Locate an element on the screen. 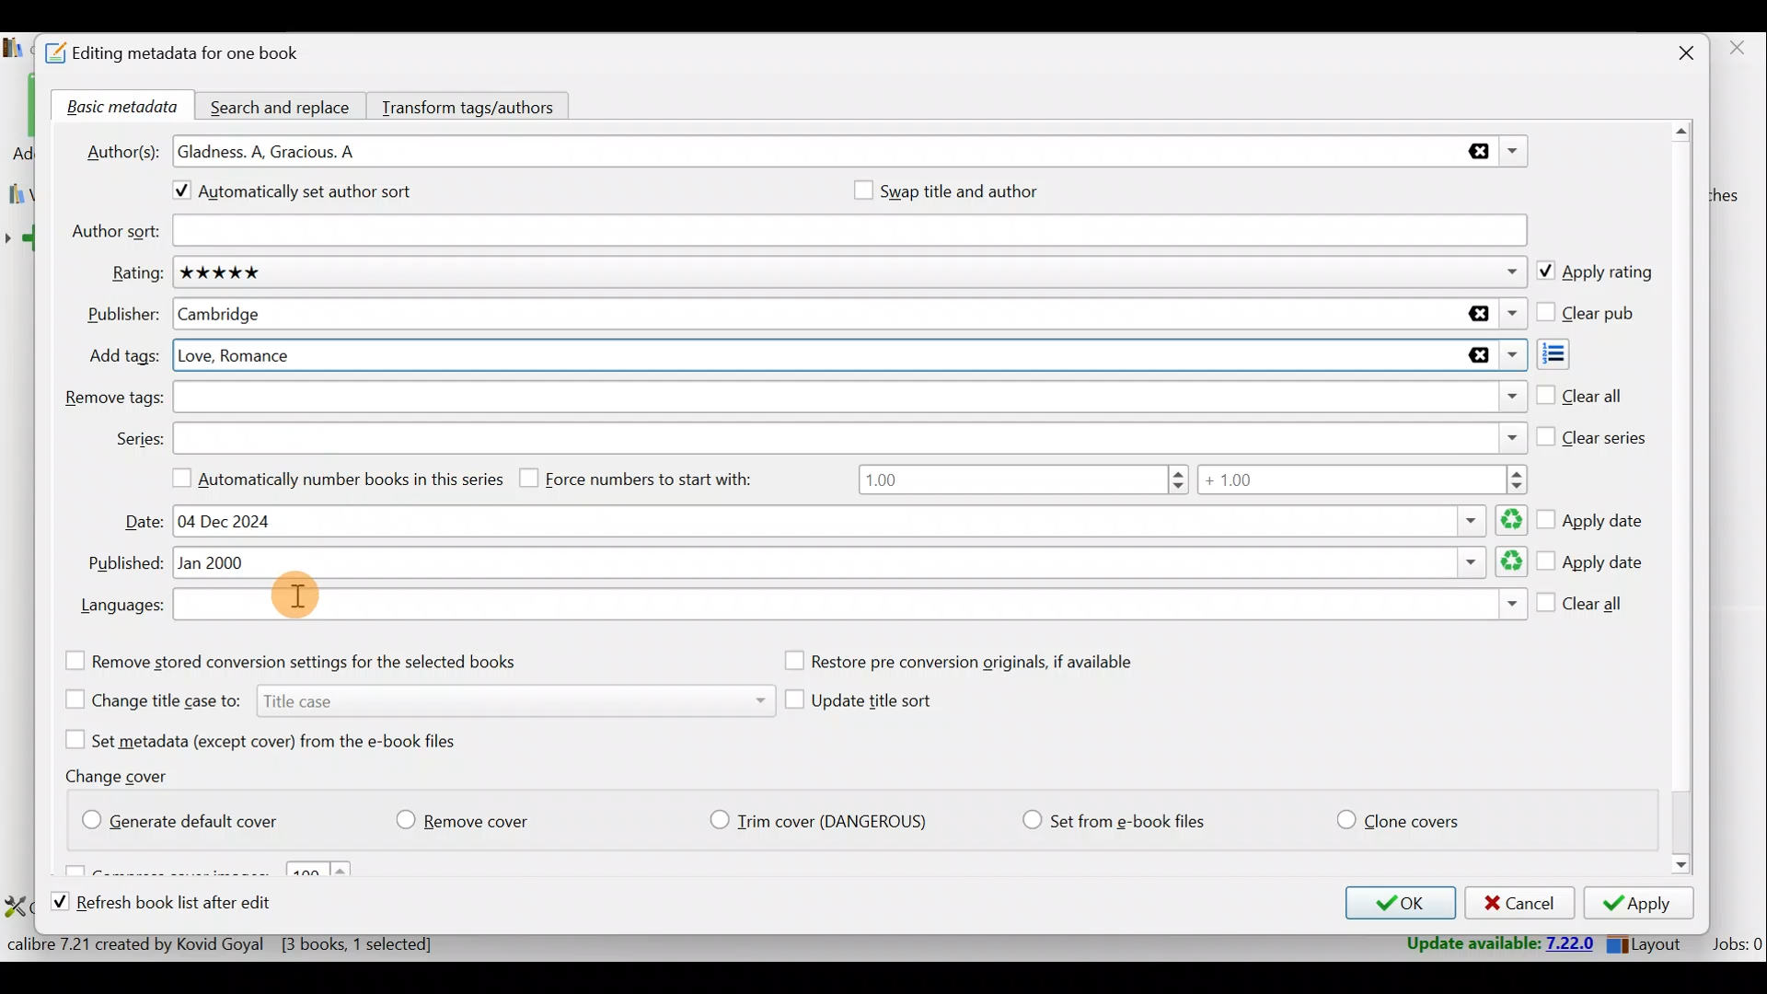  Close is located at coordinates (1677, 55).